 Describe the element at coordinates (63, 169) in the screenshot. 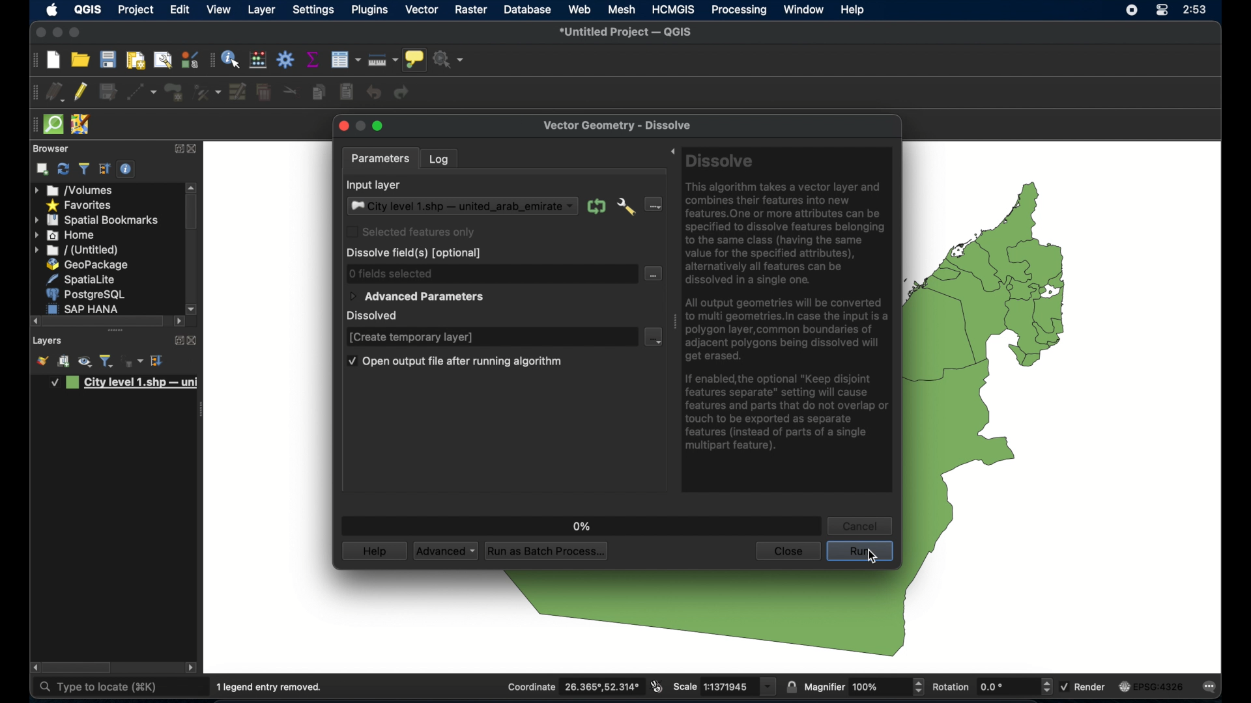

I see `refresh` at that location.